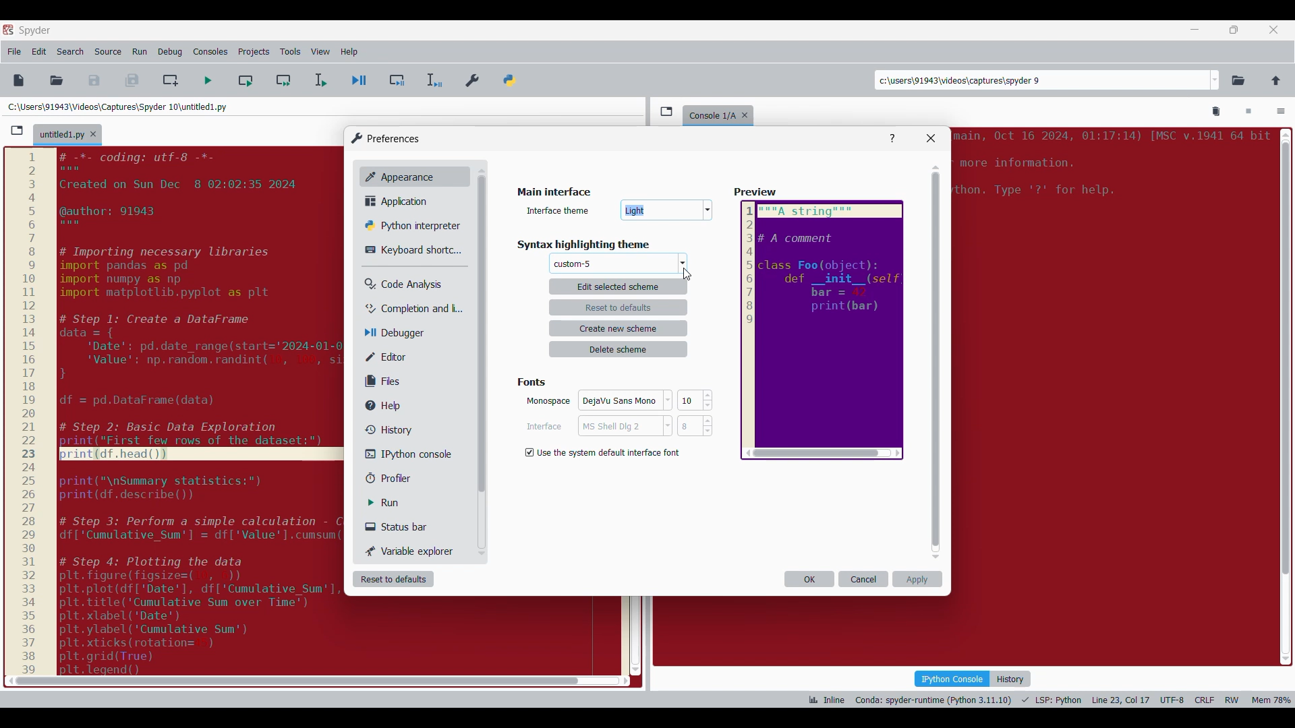  I want to click on code, so click(1110, 169).